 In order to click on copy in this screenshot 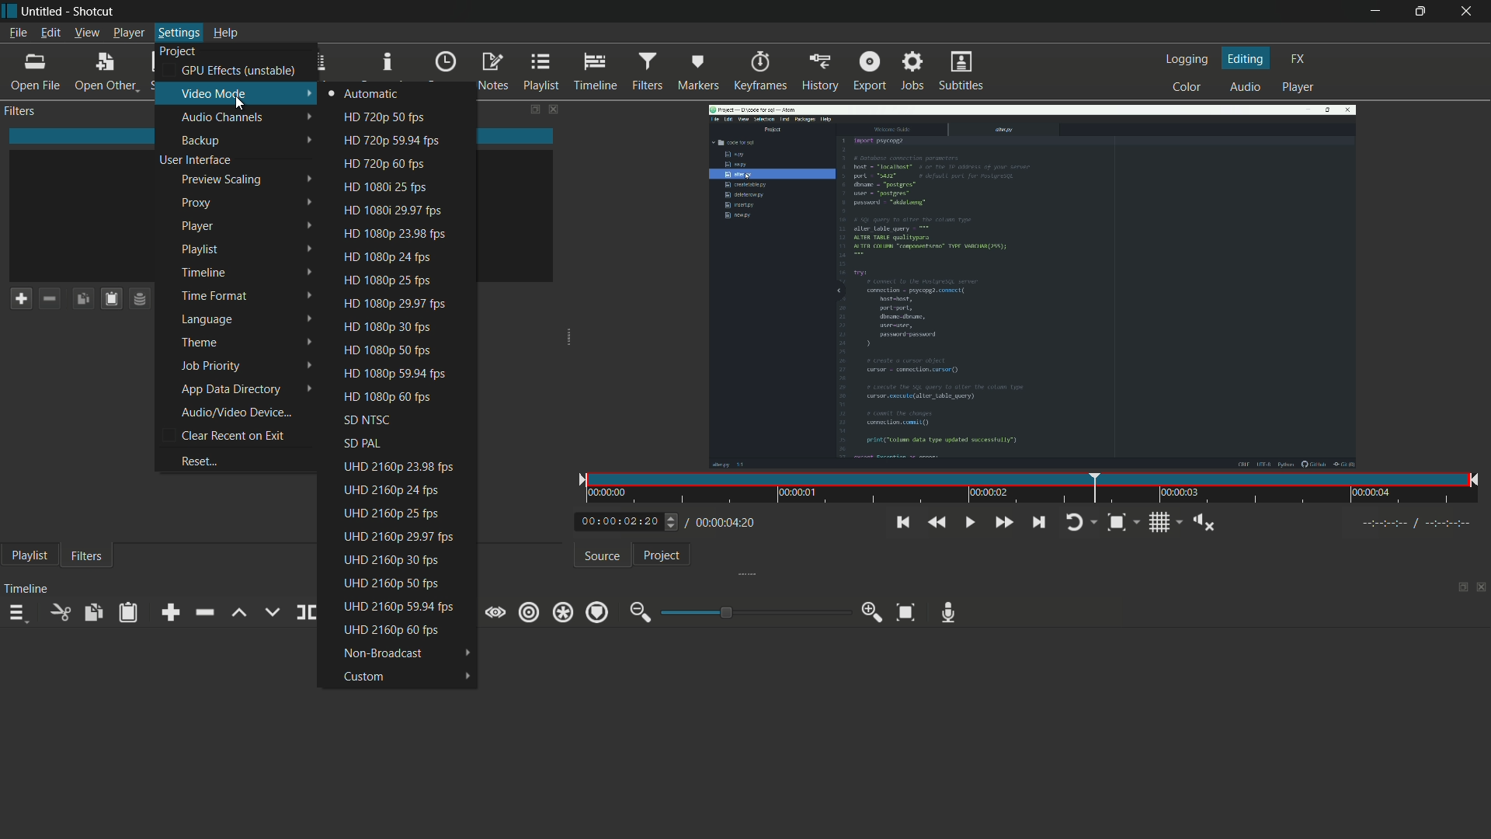, I will do `click(94, 612)`.